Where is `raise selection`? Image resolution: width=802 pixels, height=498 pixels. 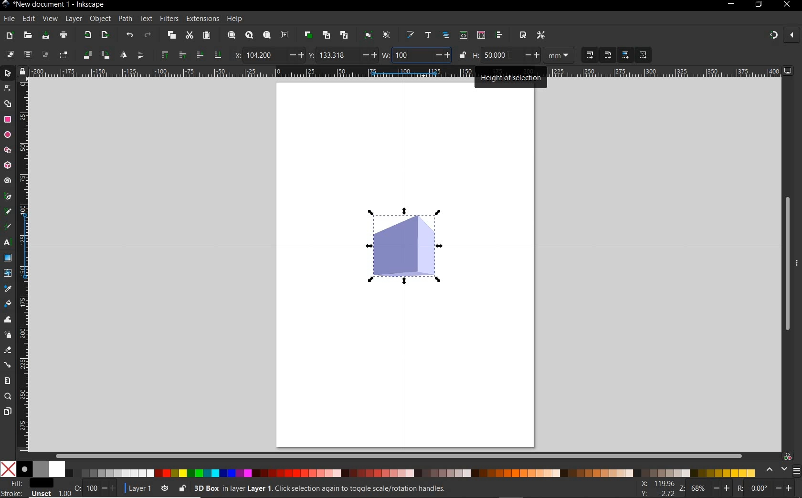 raise selection is located at coordinates (181, 55).